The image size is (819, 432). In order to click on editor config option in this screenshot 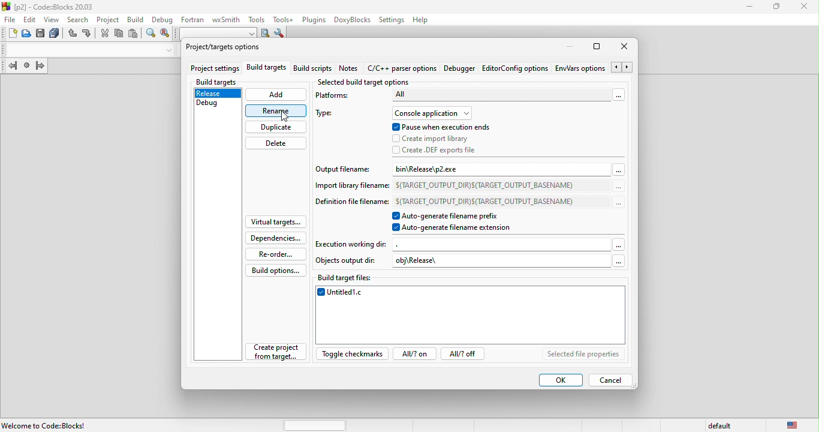, I will do `click(514, 68)`.